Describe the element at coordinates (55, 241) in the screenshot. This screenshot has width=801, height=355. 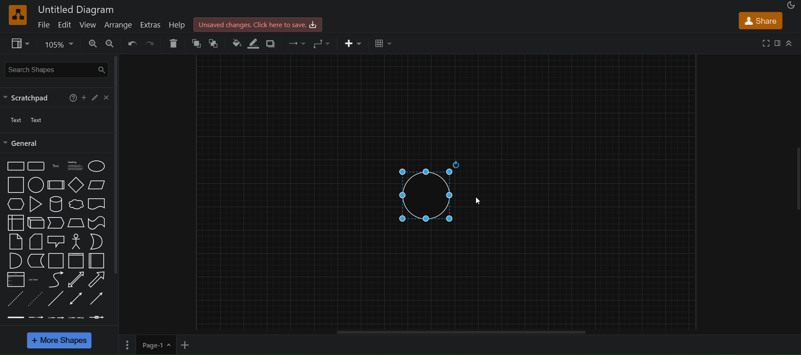
I see `callout` at that location.